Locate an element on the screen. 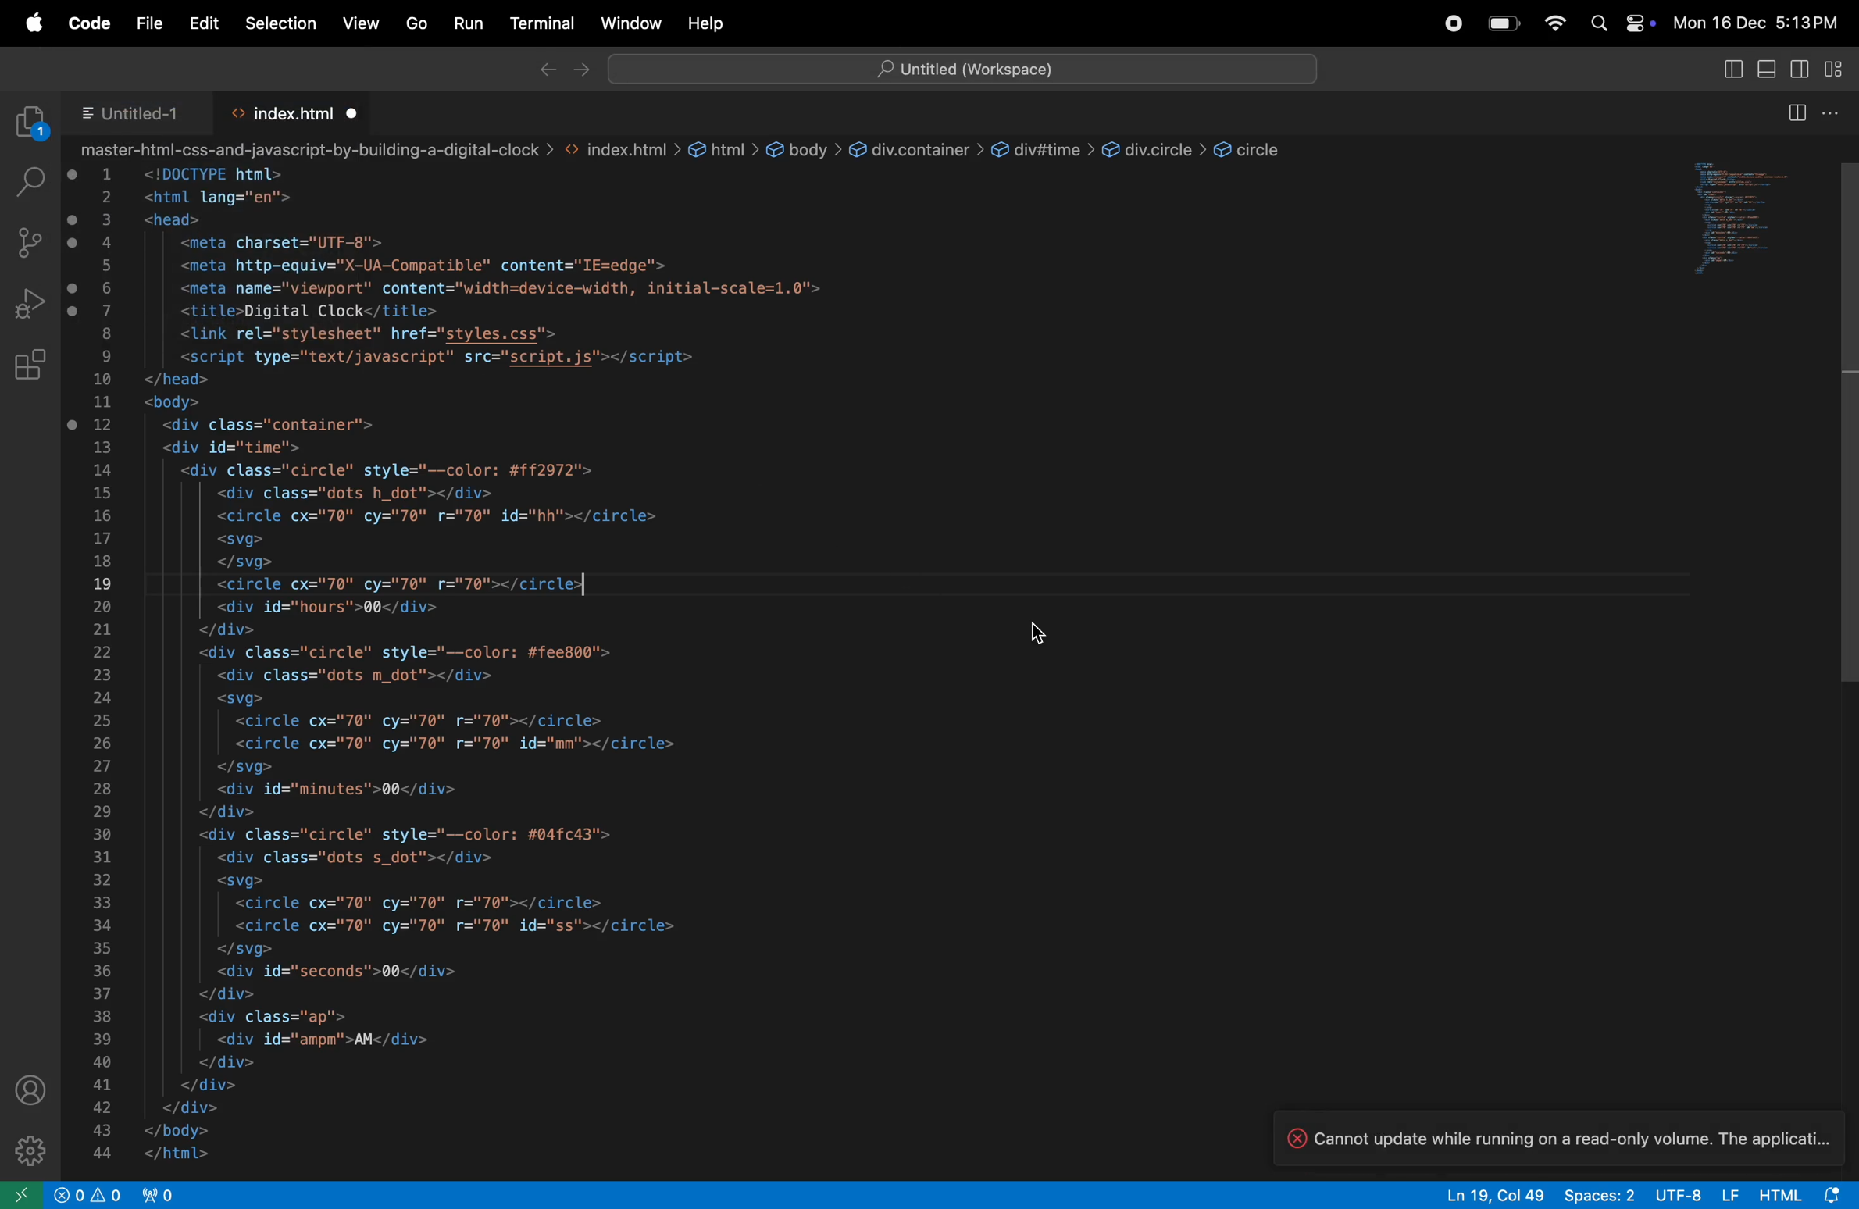  </svg> is located at coordinates (254, 950).